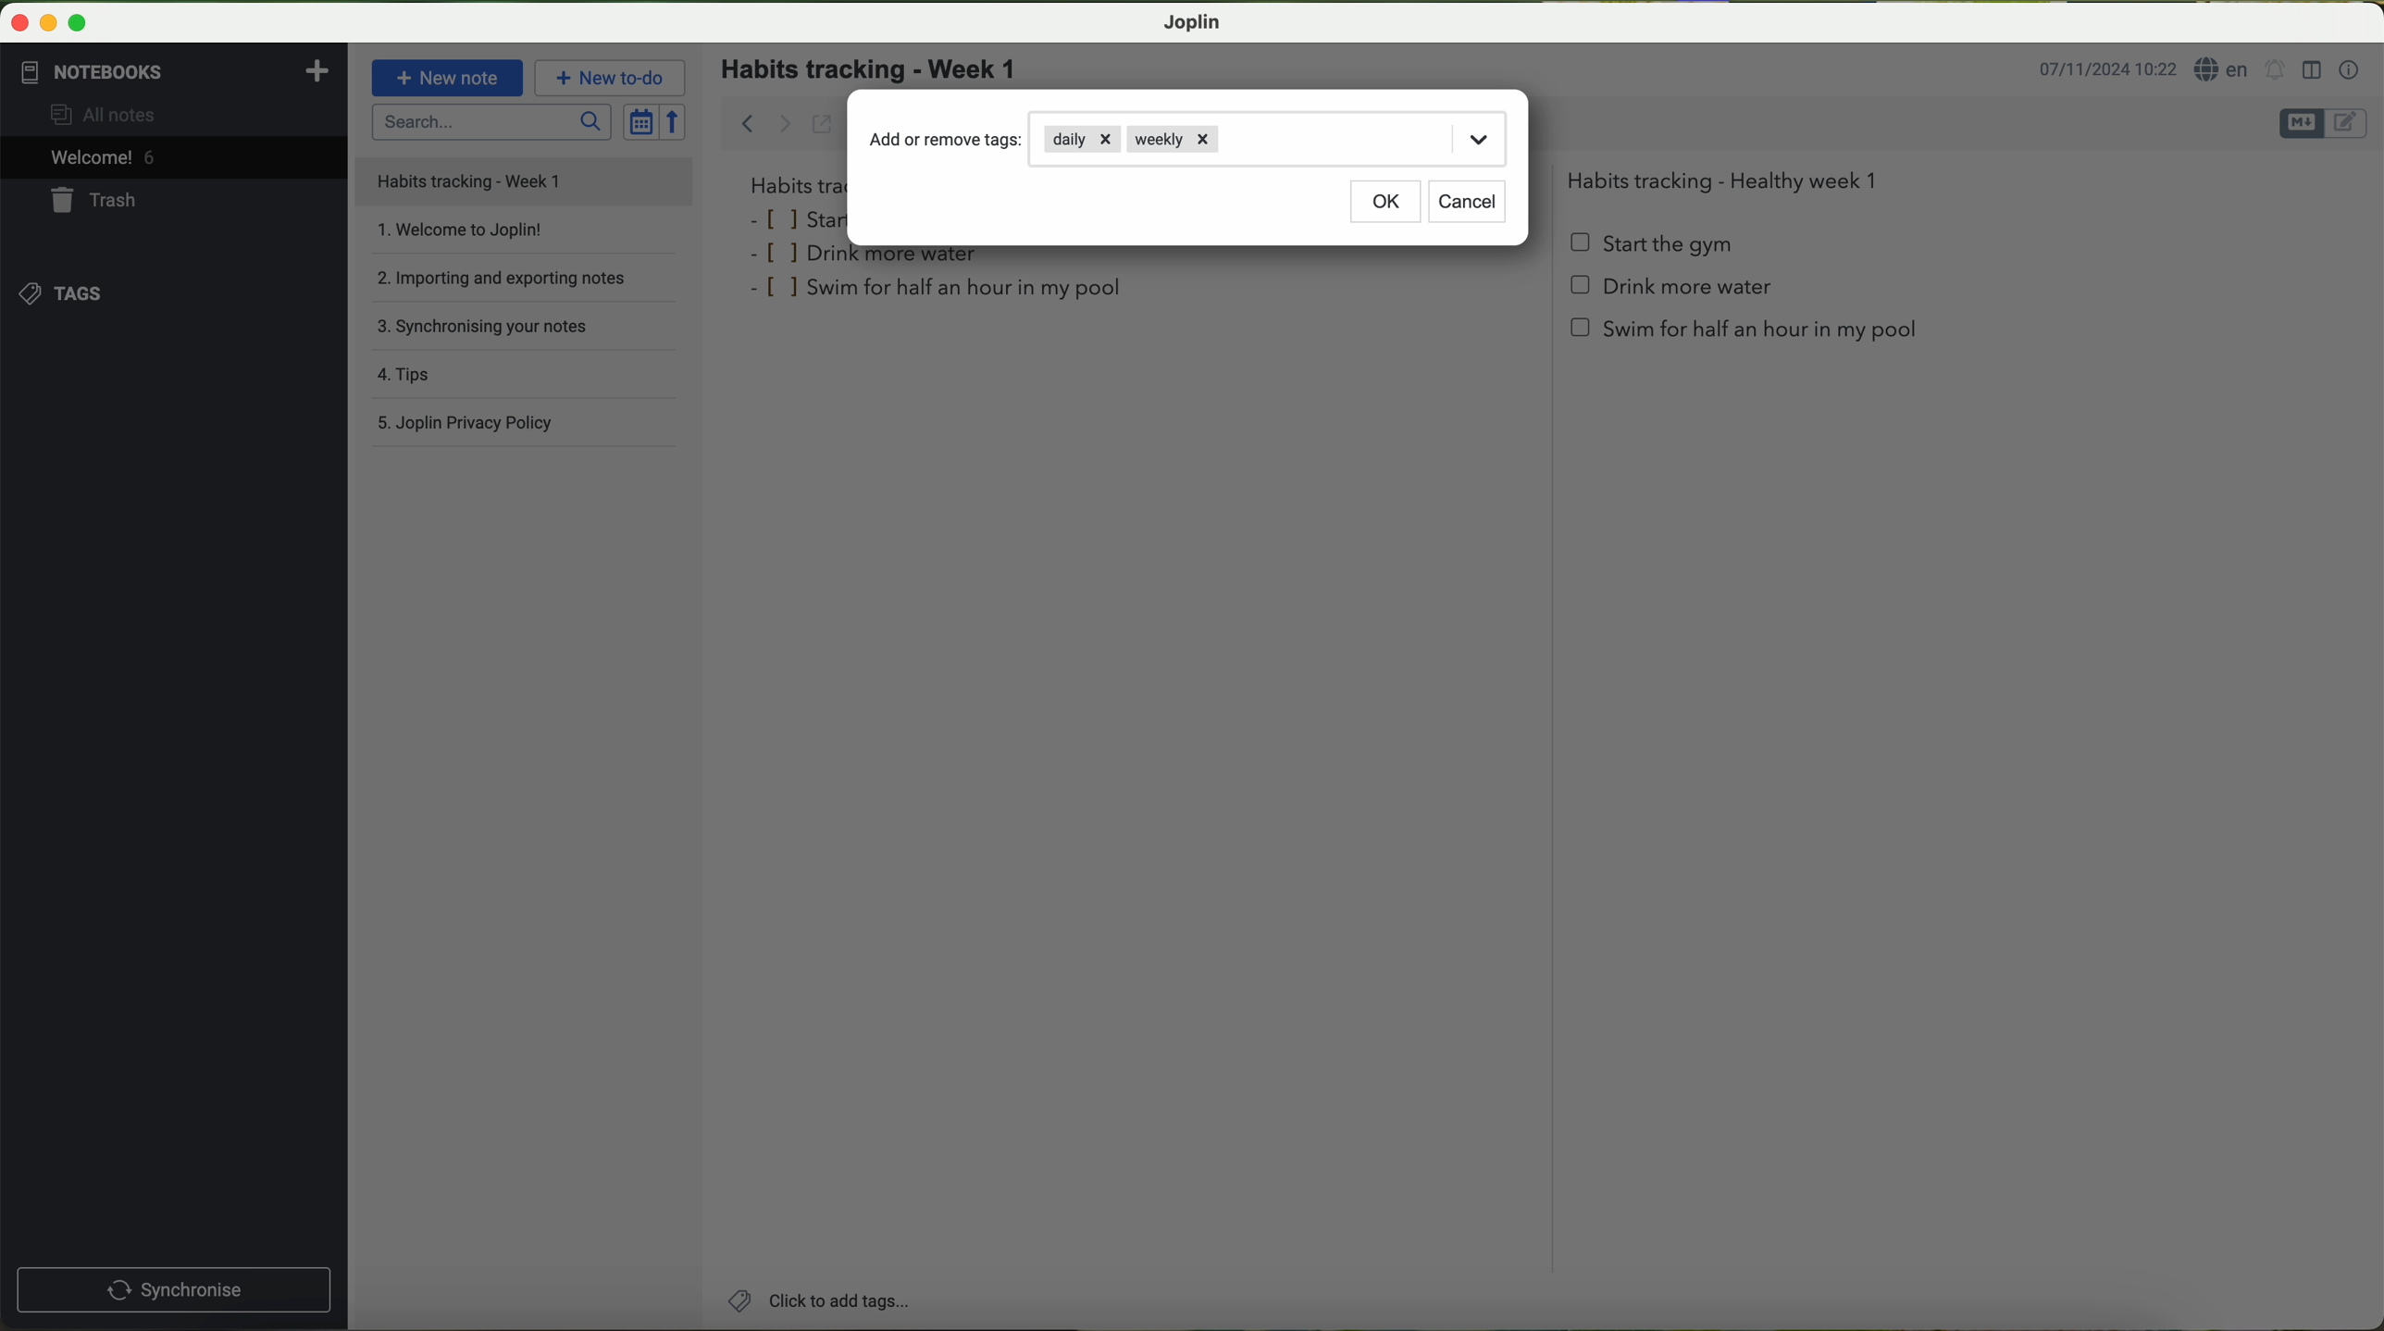 This screenshot has height=1331, width=2384. Describe the element at coordinates (815, 1299) in the screenshot. I see `click on add tags` at that location.